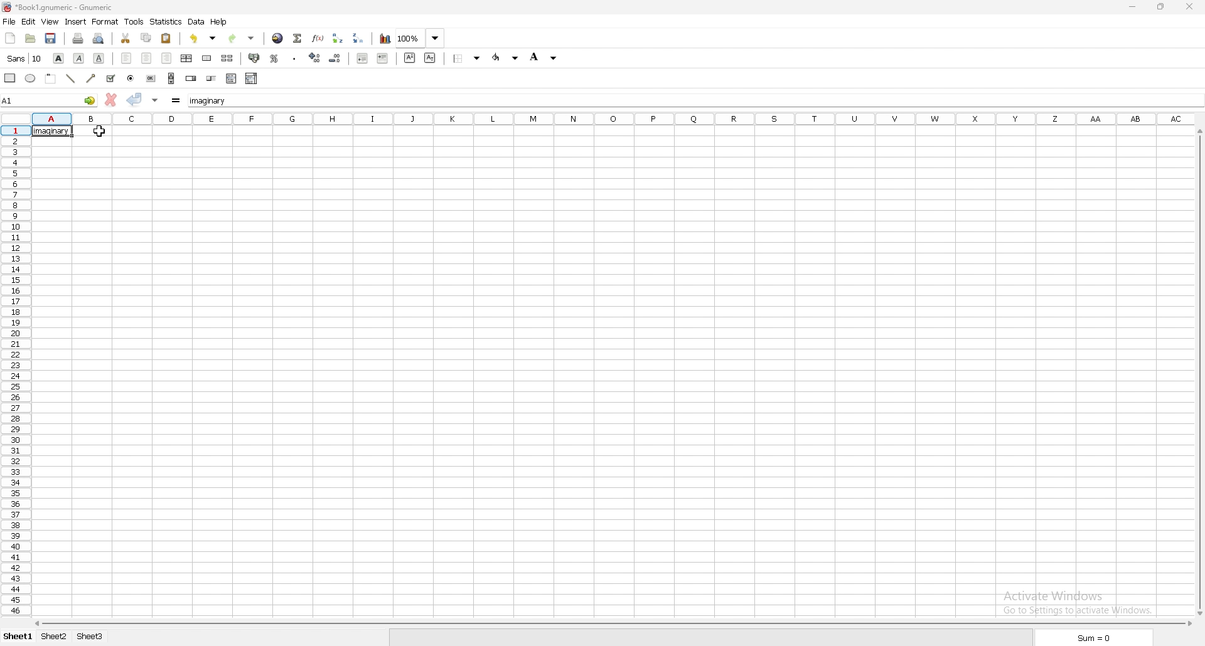 The width and height of the screenshot is (1205, 646). Describe the element at coordinates (1162, 8) in the screenshot. I see `resize` at that location.